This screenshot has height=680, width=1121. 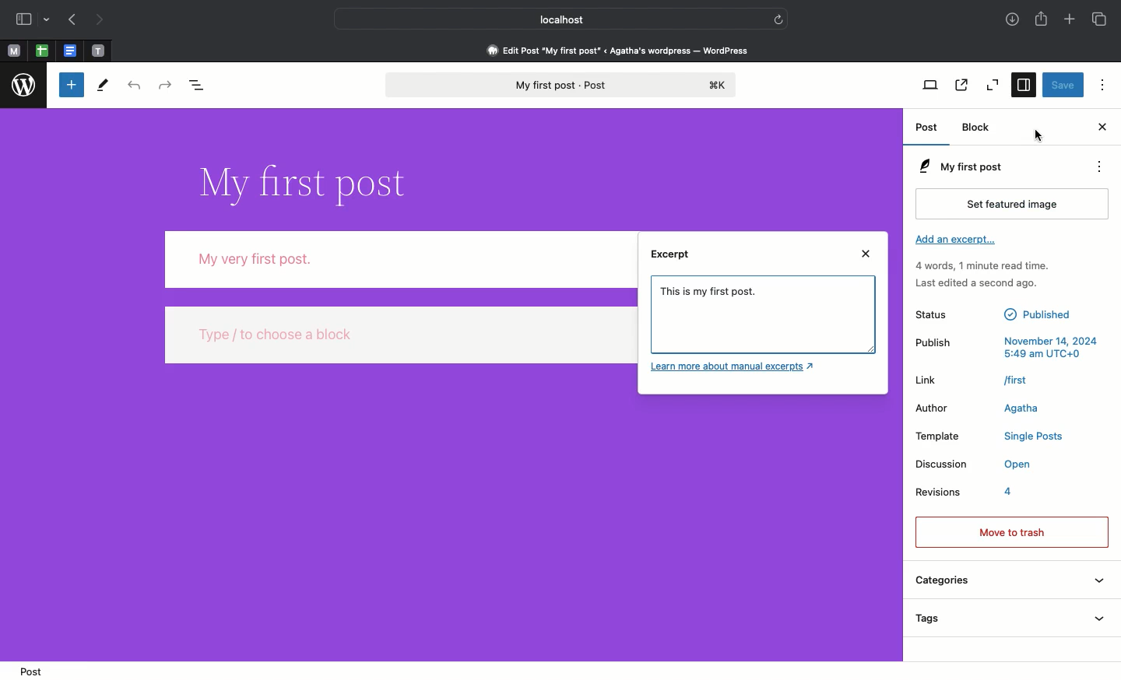 I want to click on excel sheet, so click(x=40, y=50).